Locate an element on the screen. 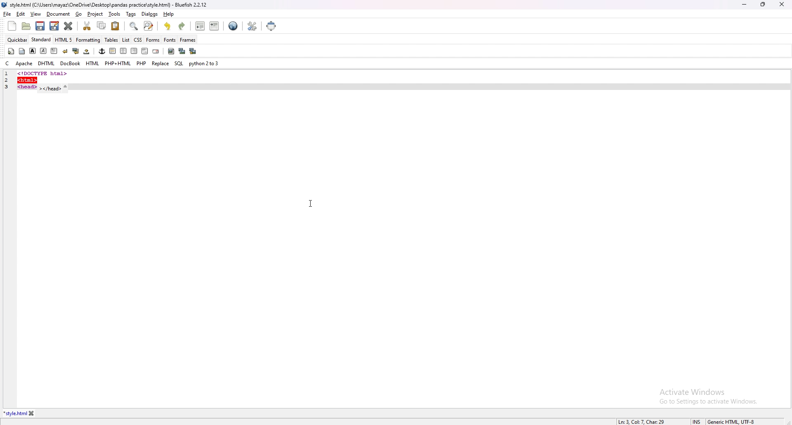 Image resolution: width=792 pixels, height=425 pixels. indent is located at coordinates (214, 26).